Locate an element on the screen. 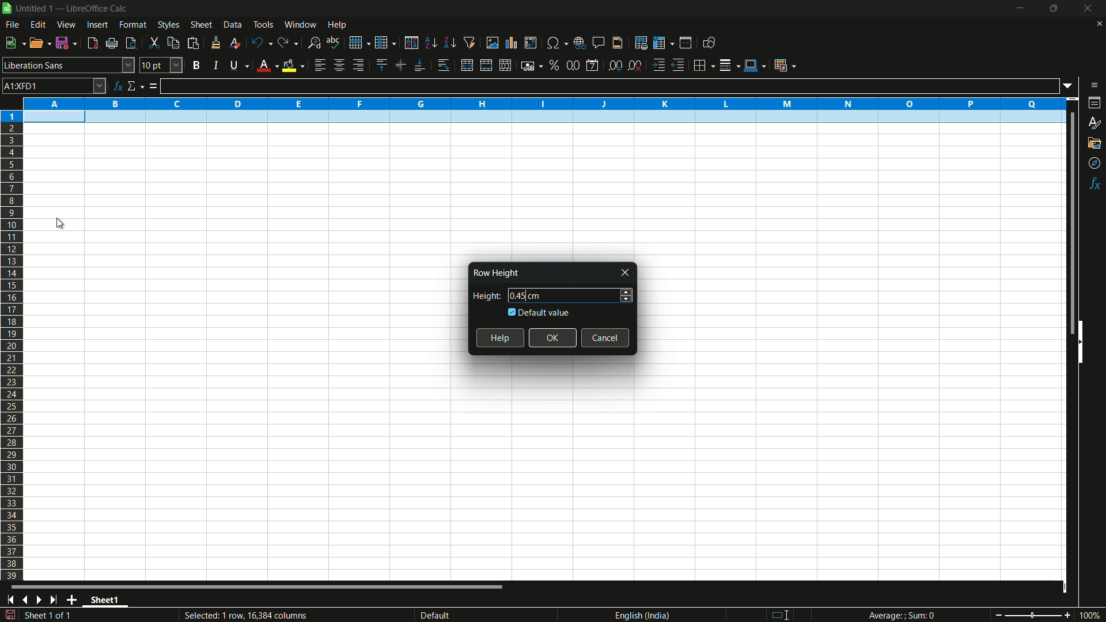 Image resolution: width=1106 pixels, height=622 pixels. scroll to last sheet is located at coordinates (57, 600).